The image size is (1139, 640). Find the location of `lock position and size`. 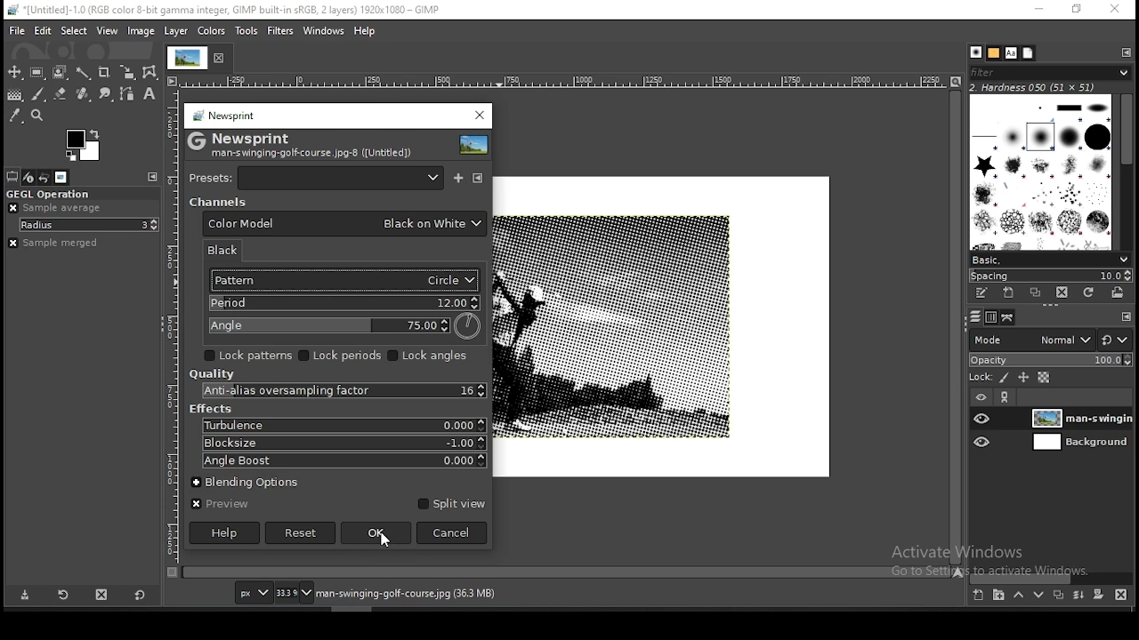

lock position and size is located at coordinates (1022, 379).